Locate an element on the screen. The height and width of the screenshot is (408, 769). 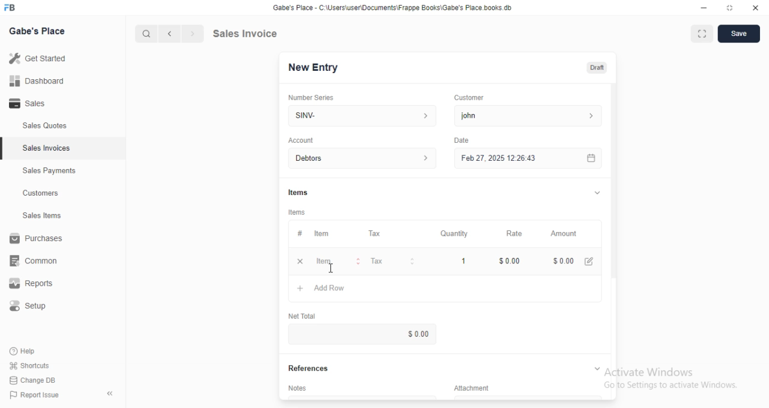
Notes is located at coordinates (297, 387).